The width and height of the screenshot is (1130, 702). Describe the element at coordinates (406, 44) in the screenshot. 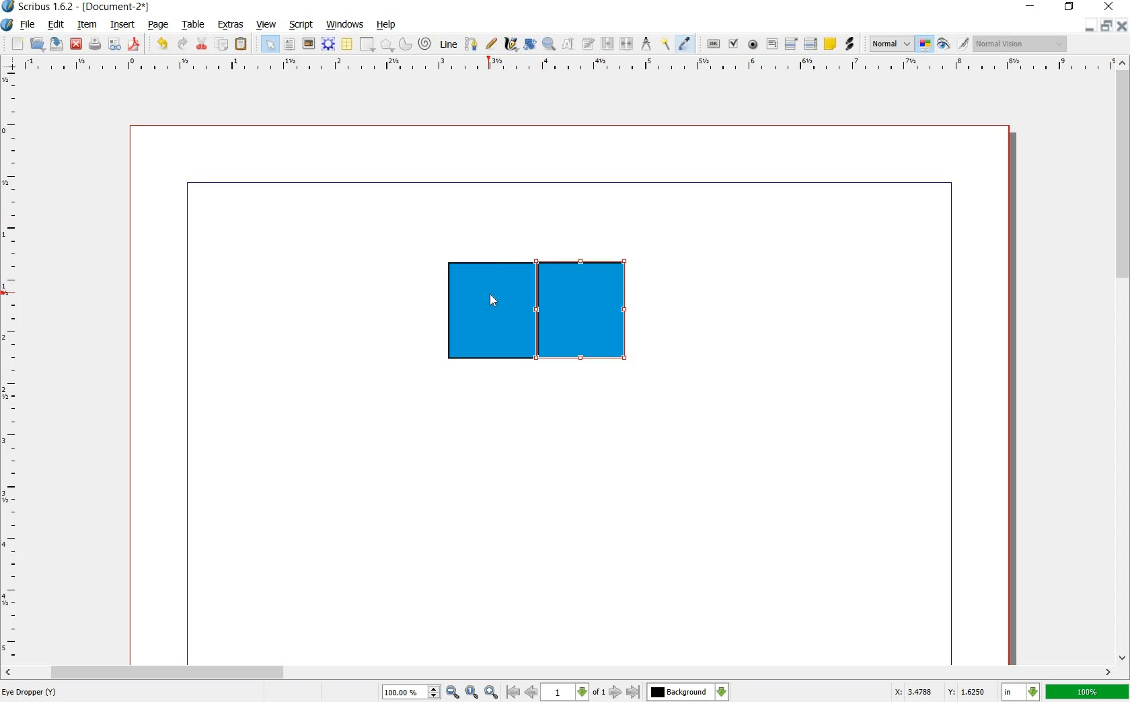

I see `arc` at that location.